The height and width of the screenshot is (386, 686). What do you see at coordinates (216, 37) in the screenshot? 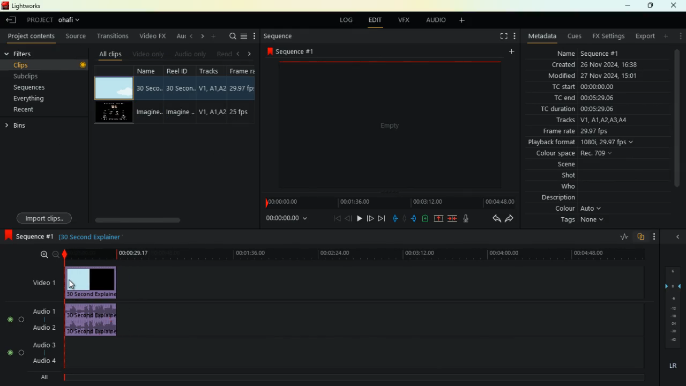
I see `more` at bounding box center [216, 37].